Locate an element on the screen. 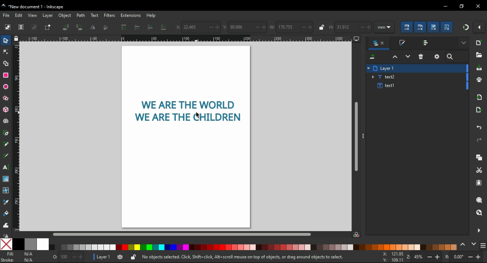  layers and objects is located at coordinates (378, 44).